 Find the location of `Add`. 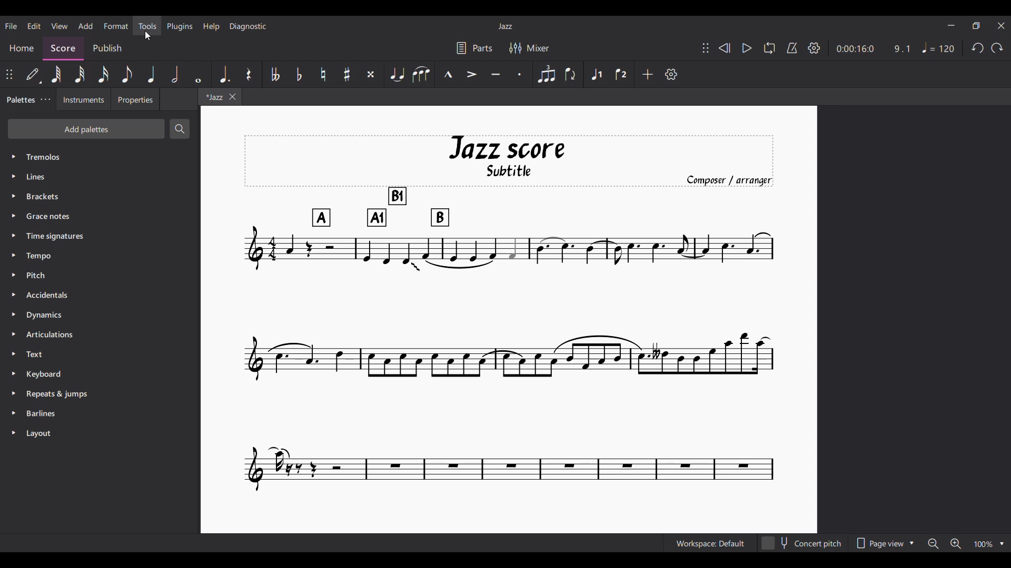

Add is located at coordinates (648, 74).